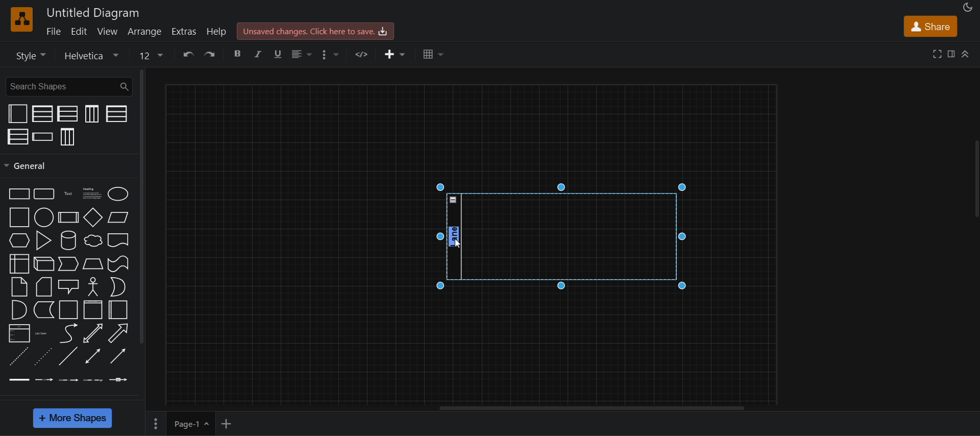 The height and width of the screenshot is (436, 980). What do you see at coordinates (117, 264) in the screenshot?
I see `tape` at bounding box center [117, 264].